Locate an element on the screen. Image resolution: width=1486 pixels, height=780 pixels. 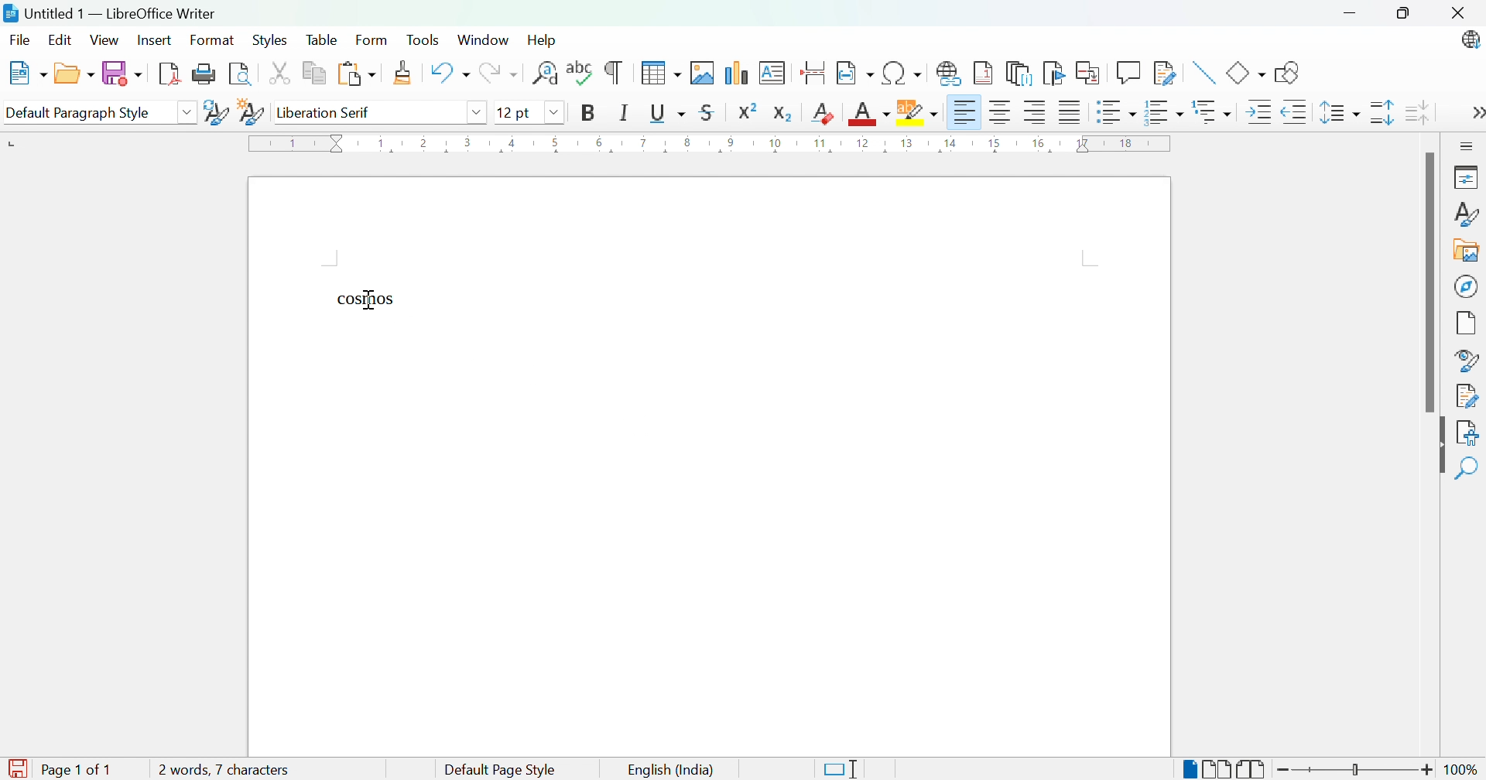
LibreOffice update available is located at coordinates (1465, 42).